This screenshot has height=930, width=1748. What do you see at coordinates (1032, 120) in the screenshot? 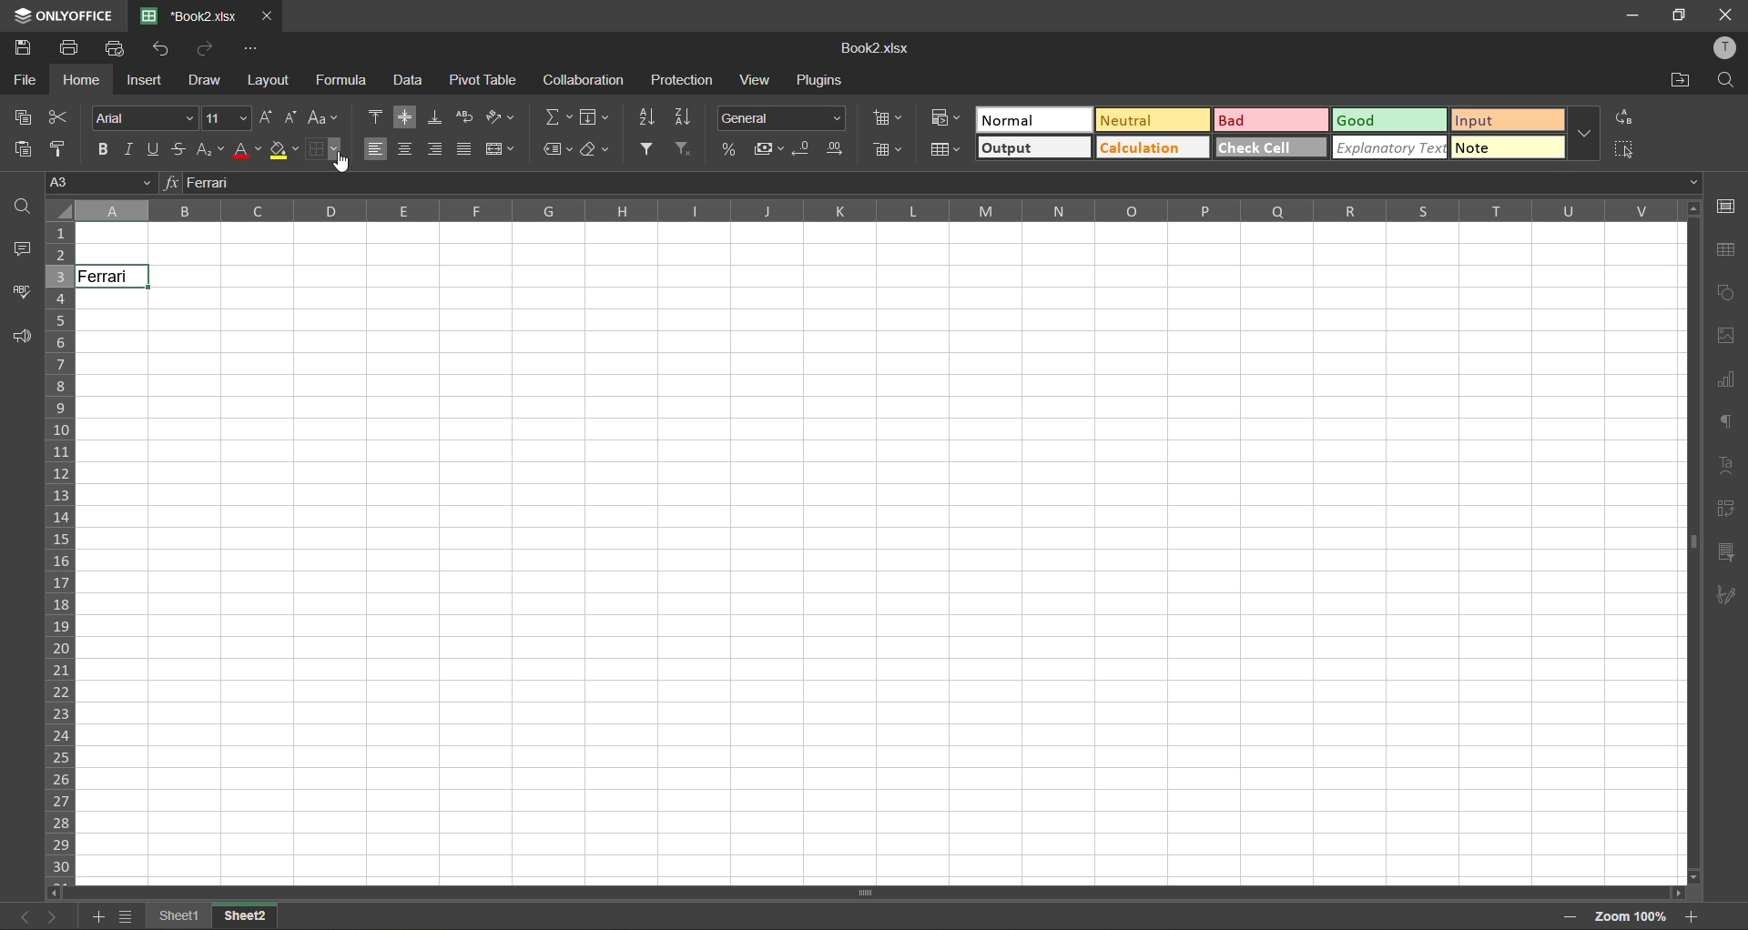
I see `normal` at bounding box center [1032, 120].